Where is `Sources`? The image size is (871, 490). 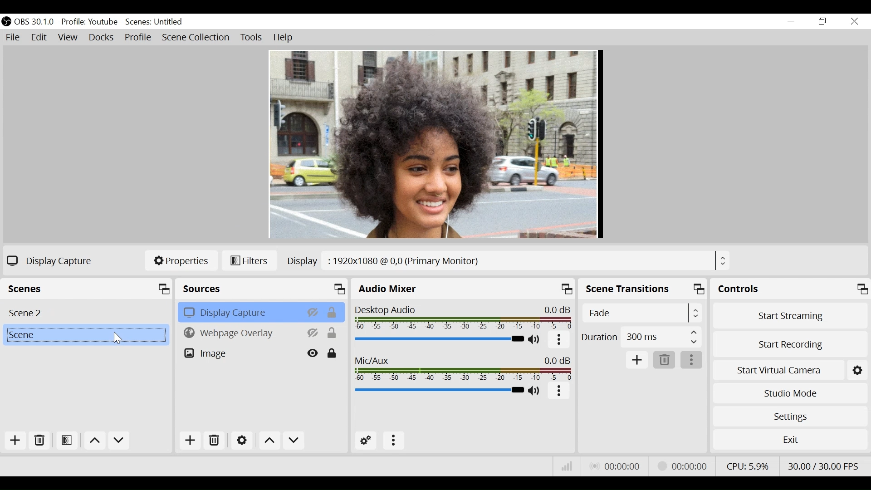
Sources is located at coordinates (263, 289).